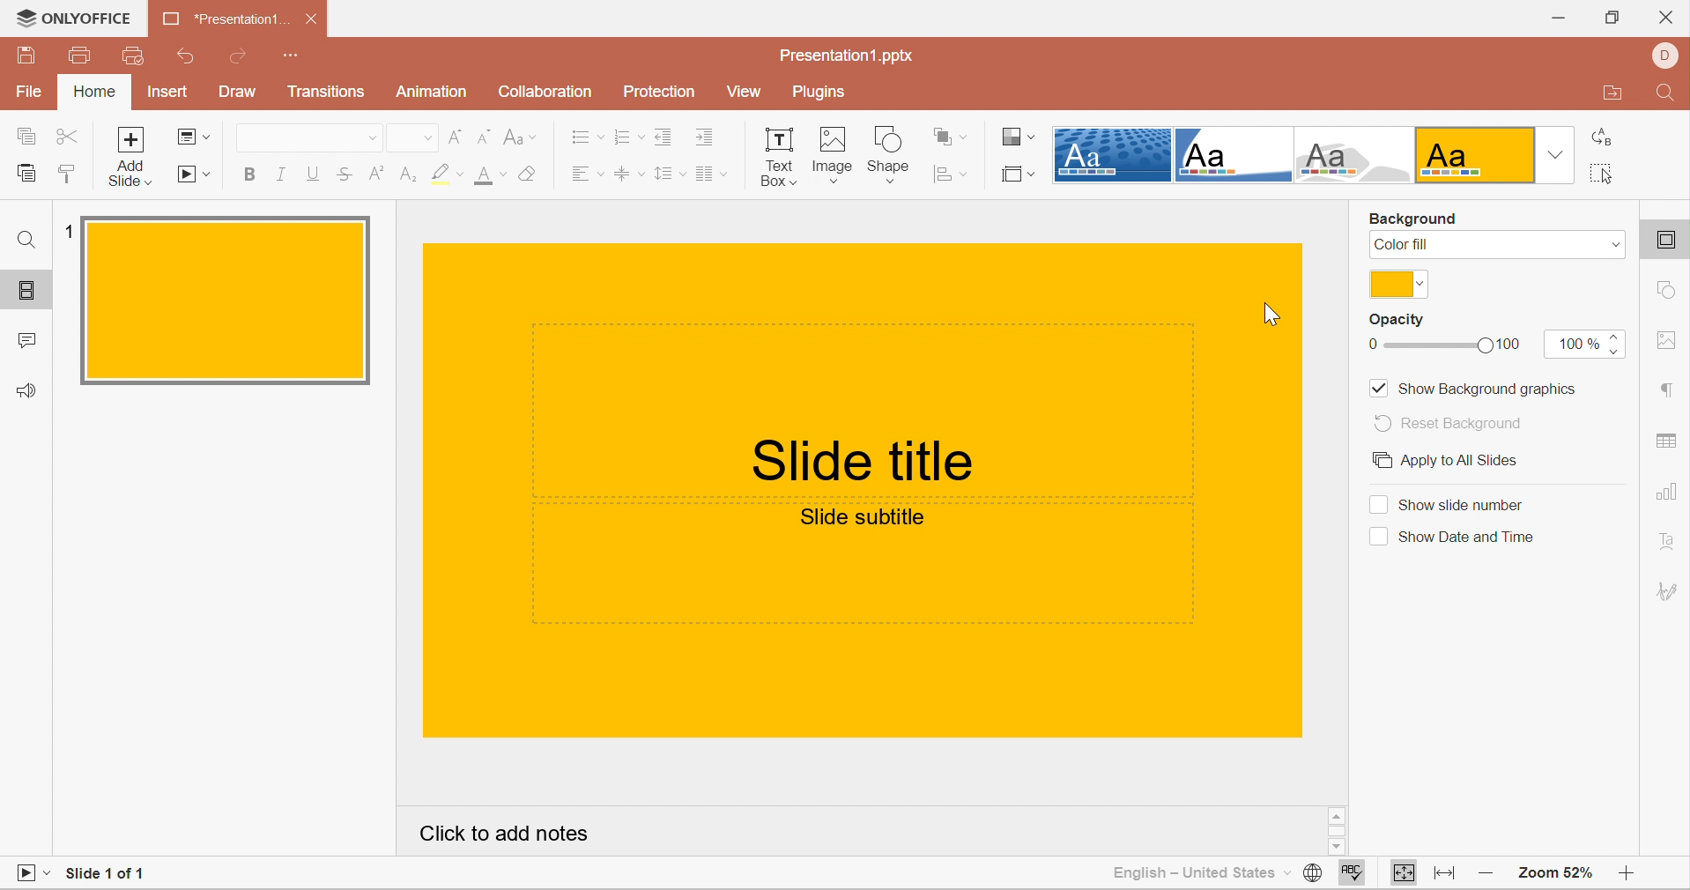 The height and width of the screenshot is (890, 1690). What do you see at coordinates (662, 93) in the screenshot?
I see `Protection` at bounding box center [662, 93].